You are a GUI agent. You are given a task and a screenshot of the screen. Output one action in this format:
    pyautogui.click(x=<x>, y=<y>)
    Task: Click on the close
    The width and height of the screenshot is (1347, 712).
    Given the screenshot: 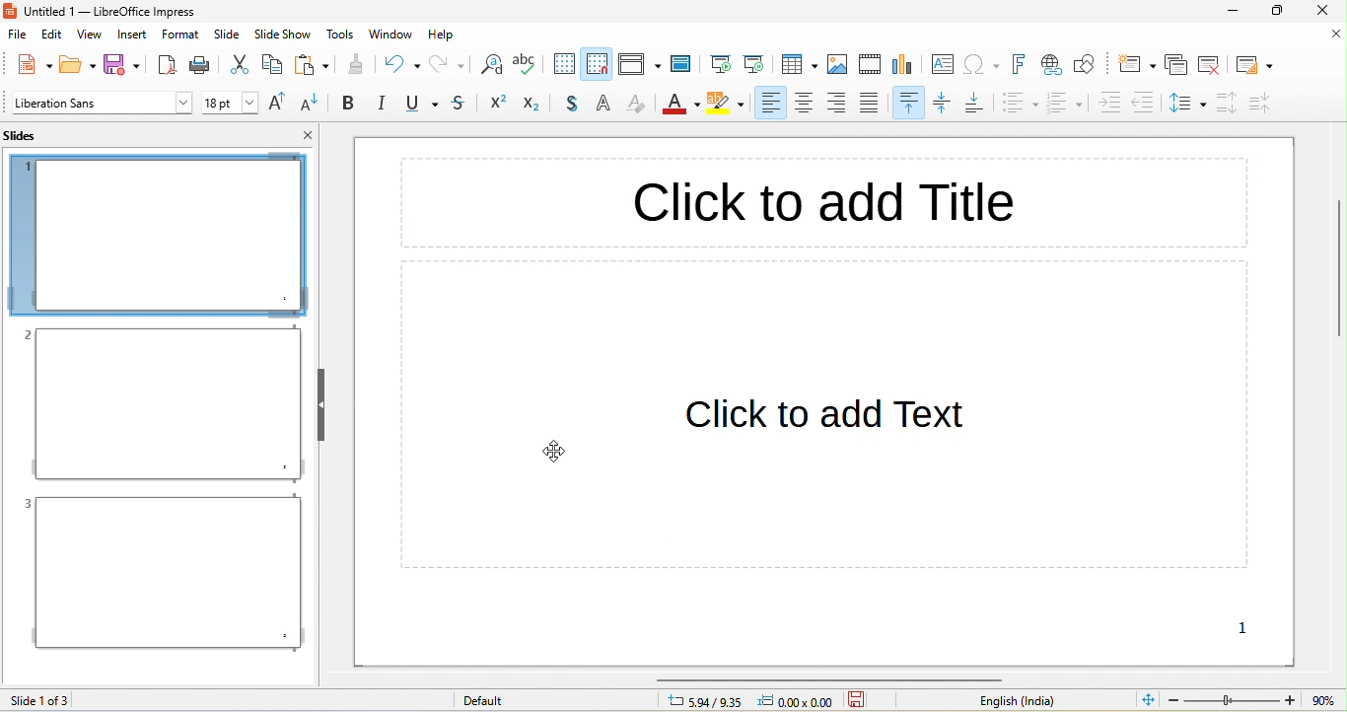 What is the action you would take?
    pyautogui.click(x=1335, y=35)
    